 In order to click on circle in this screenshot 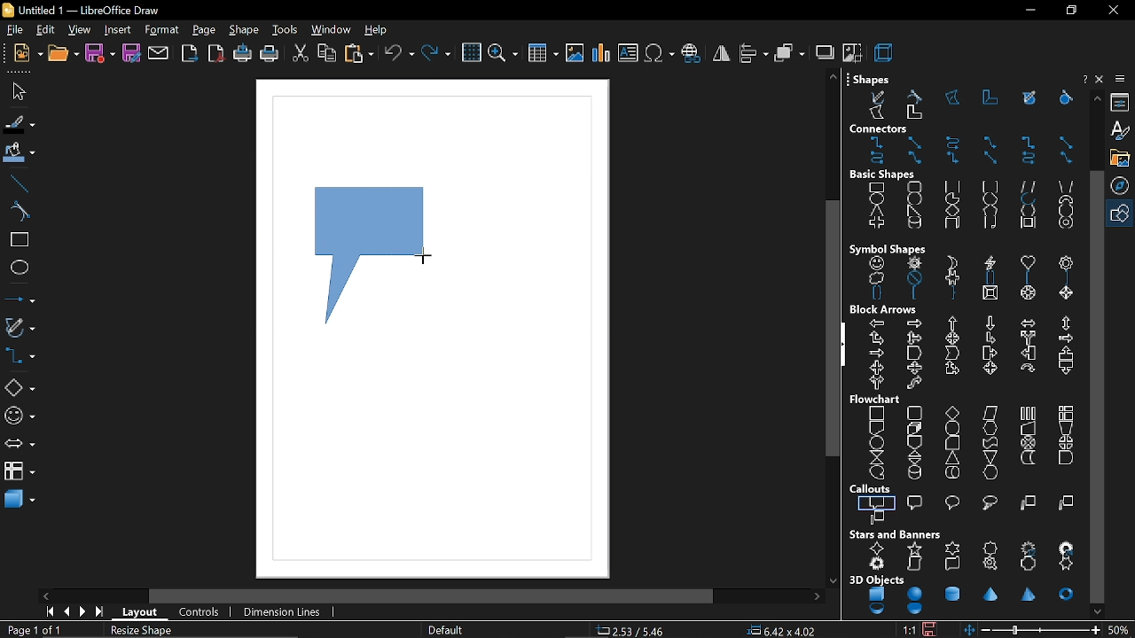, I will do `click(915, 198)`.